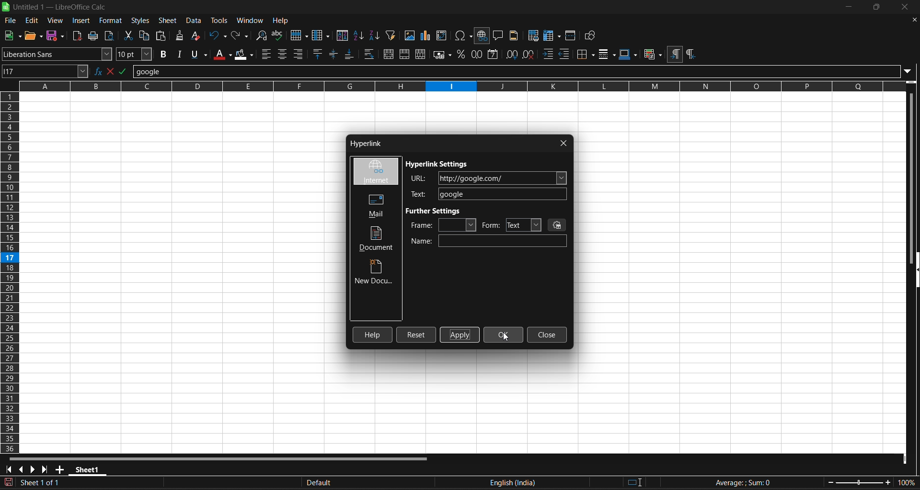 This screenshot has width=920, height=490. What do you see at coordinates (489, 178) in the screenshot?
I see `typed google.com in URL field` at bounding box center [489, 178].